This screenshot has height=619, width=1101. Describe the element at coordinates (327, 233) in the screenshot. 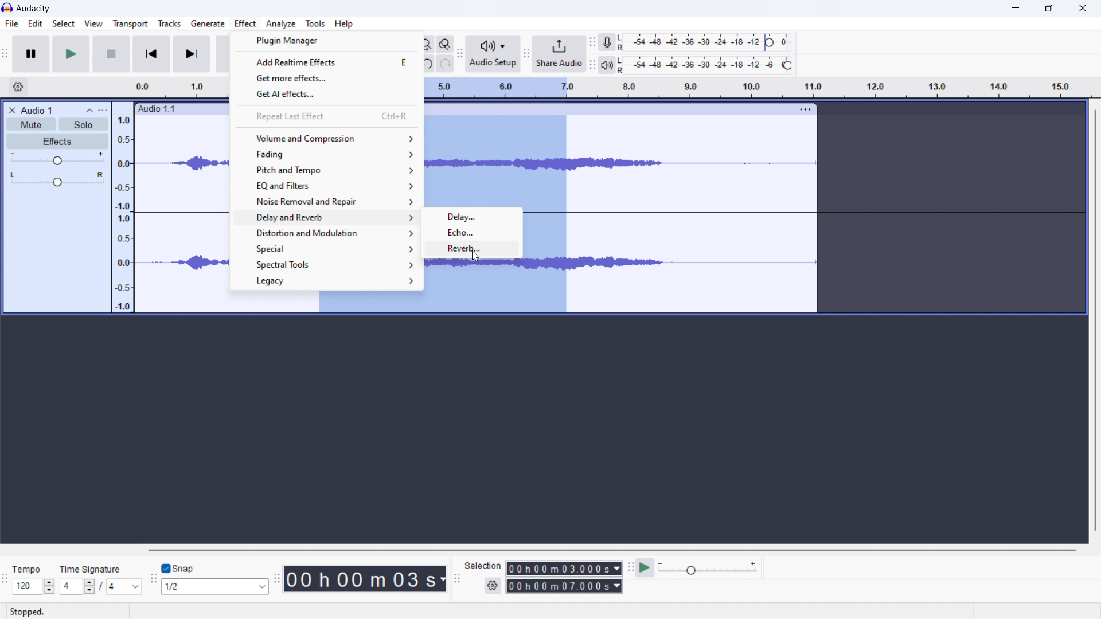

I see `distortion and modulation` at that location.